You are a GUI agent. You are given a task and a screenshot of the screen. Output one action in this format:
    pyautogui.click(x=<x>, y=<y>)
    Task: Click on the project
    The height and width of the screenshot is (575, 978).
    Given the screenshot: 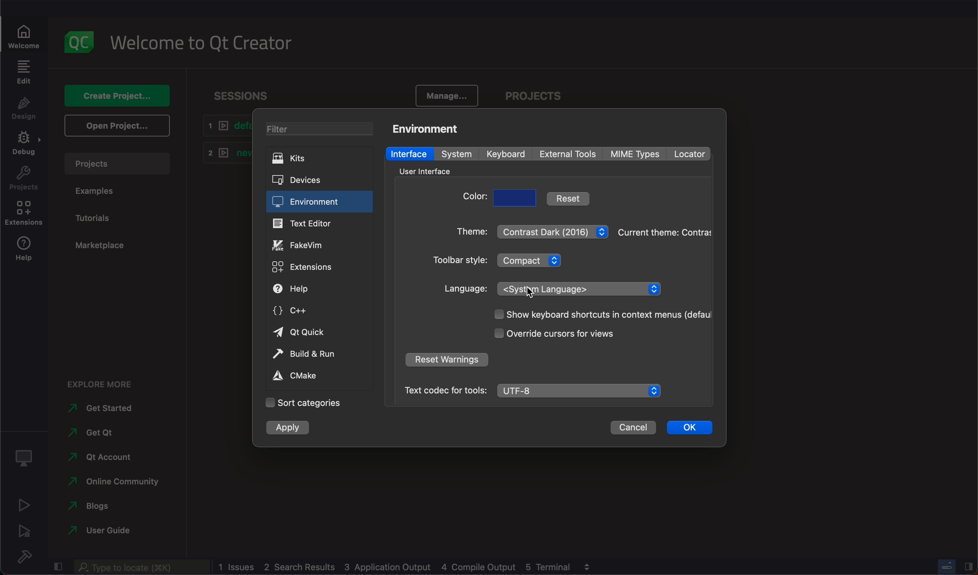 What is the action you would take?
    pyautogui.click(x=532, y=97)
    